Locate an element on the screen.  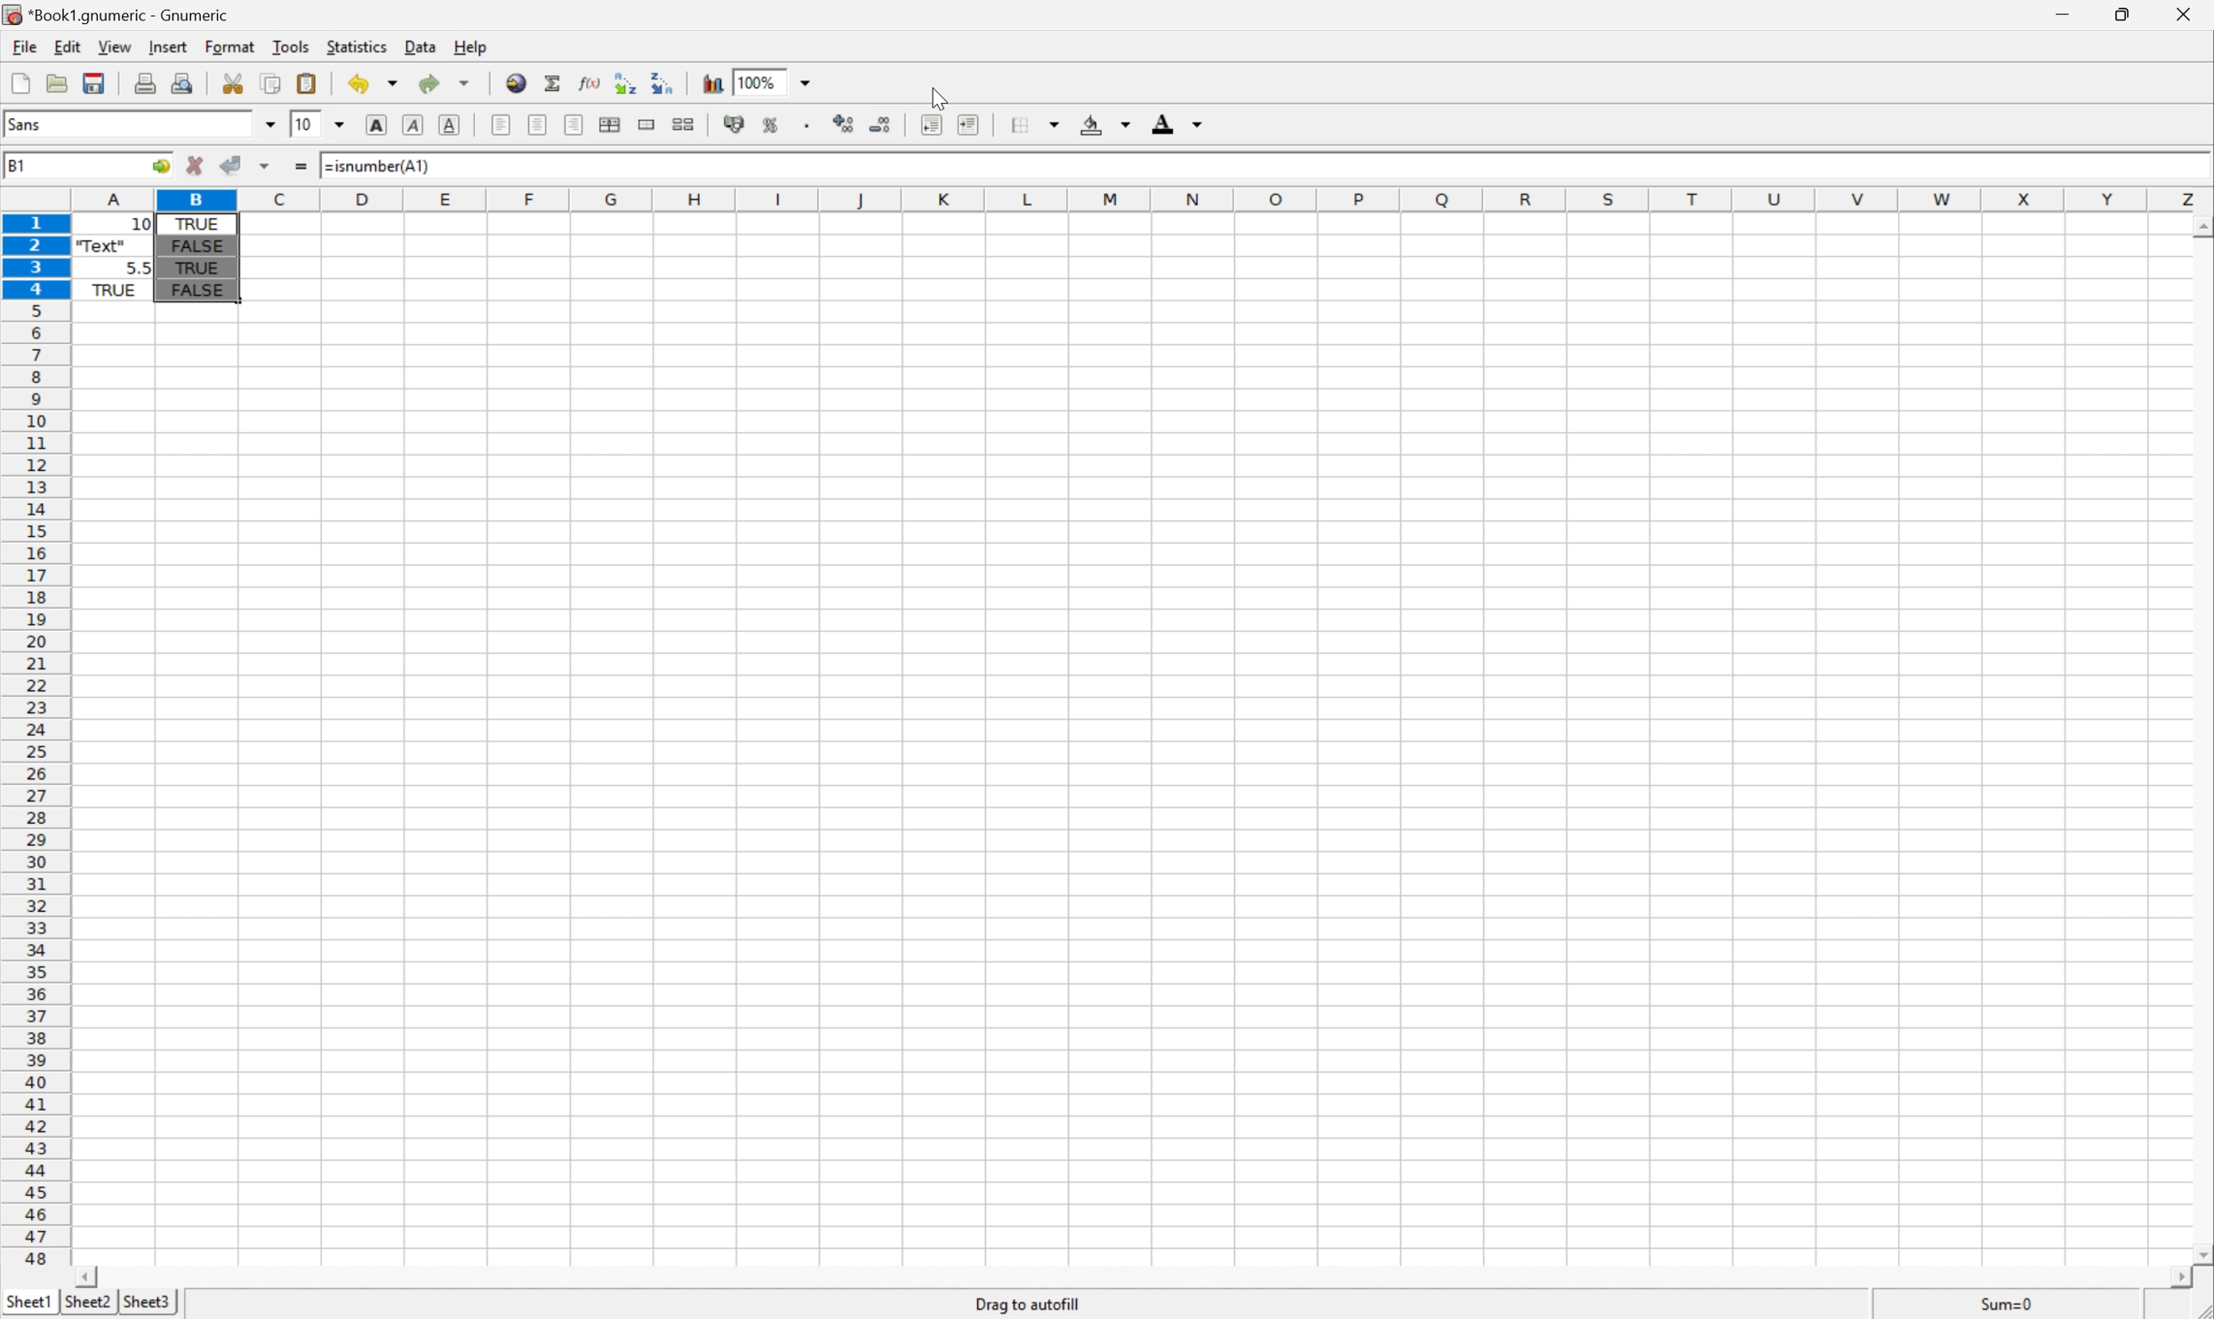
TRUE is located at coordinates (202, 267).